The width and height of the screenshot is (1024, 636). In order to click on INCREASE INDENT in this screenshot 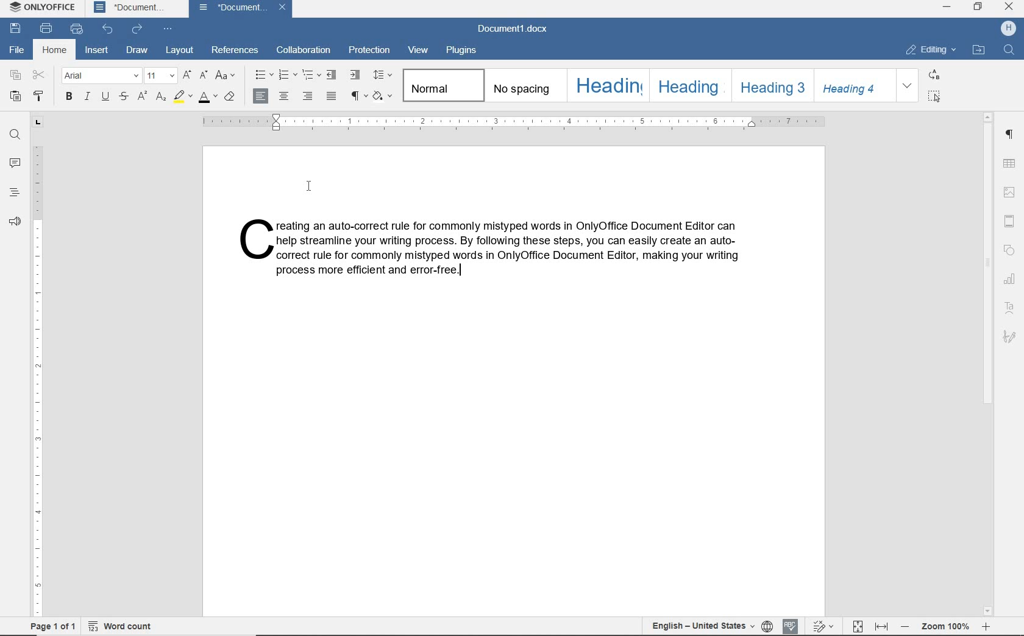, I will do `click(355, 76)`.